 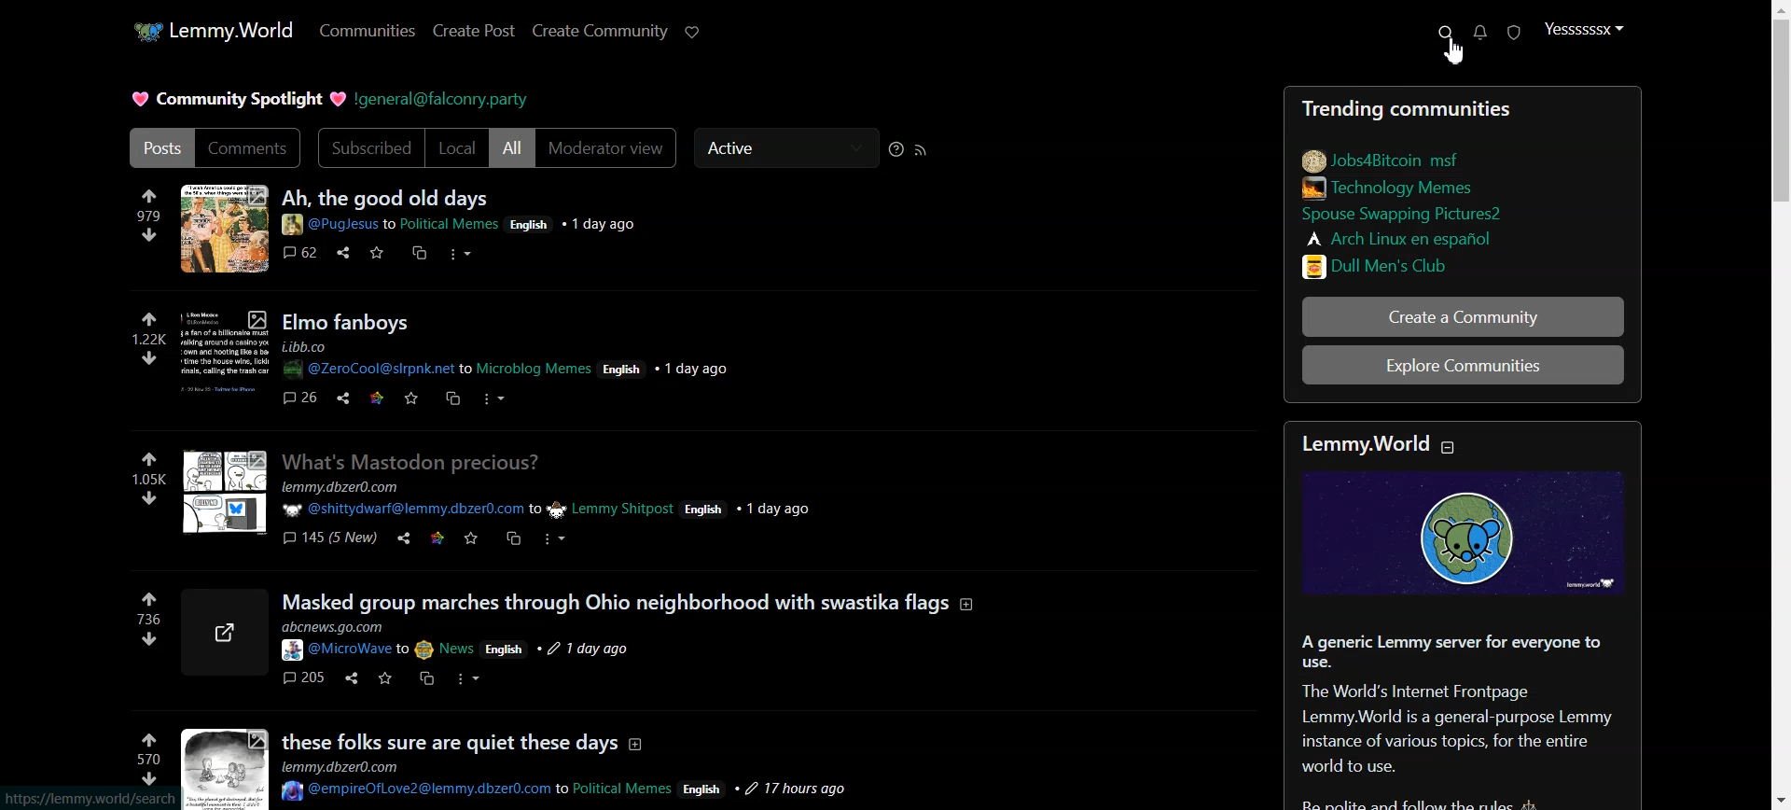 What do you see at coordinates (298, 398) in the screenshot?
I see `comments` at bounding box center [298, 398].